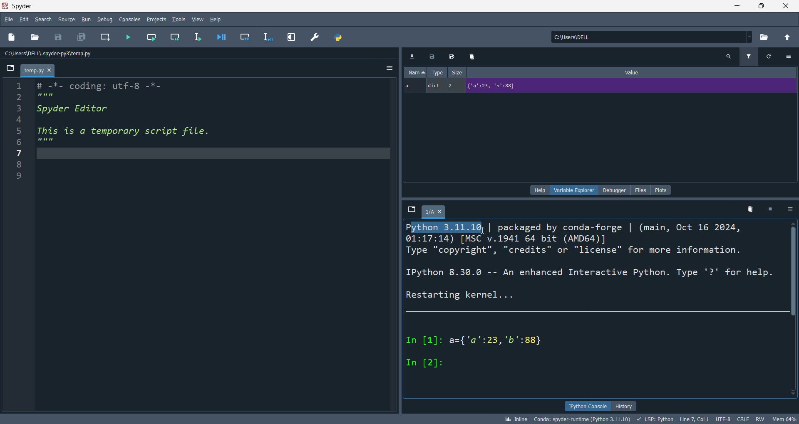 This screenshot has height=424, width=799. What do you see at coordinates (784, 419) in the screenshot?
I see `mem 64%` at bounding box center [784, 419].